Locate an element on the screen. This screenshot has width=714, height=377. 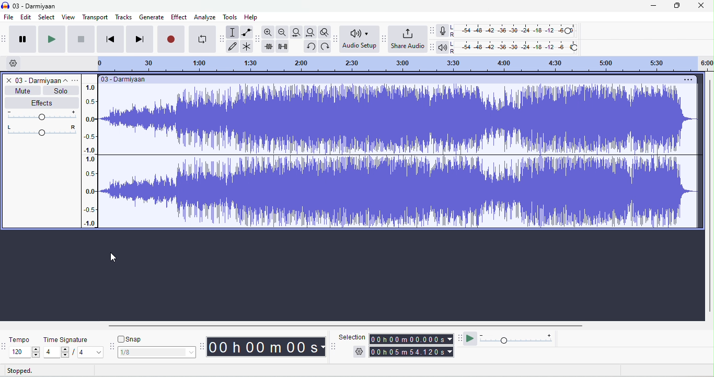
title is located at coordinates (123, 79).